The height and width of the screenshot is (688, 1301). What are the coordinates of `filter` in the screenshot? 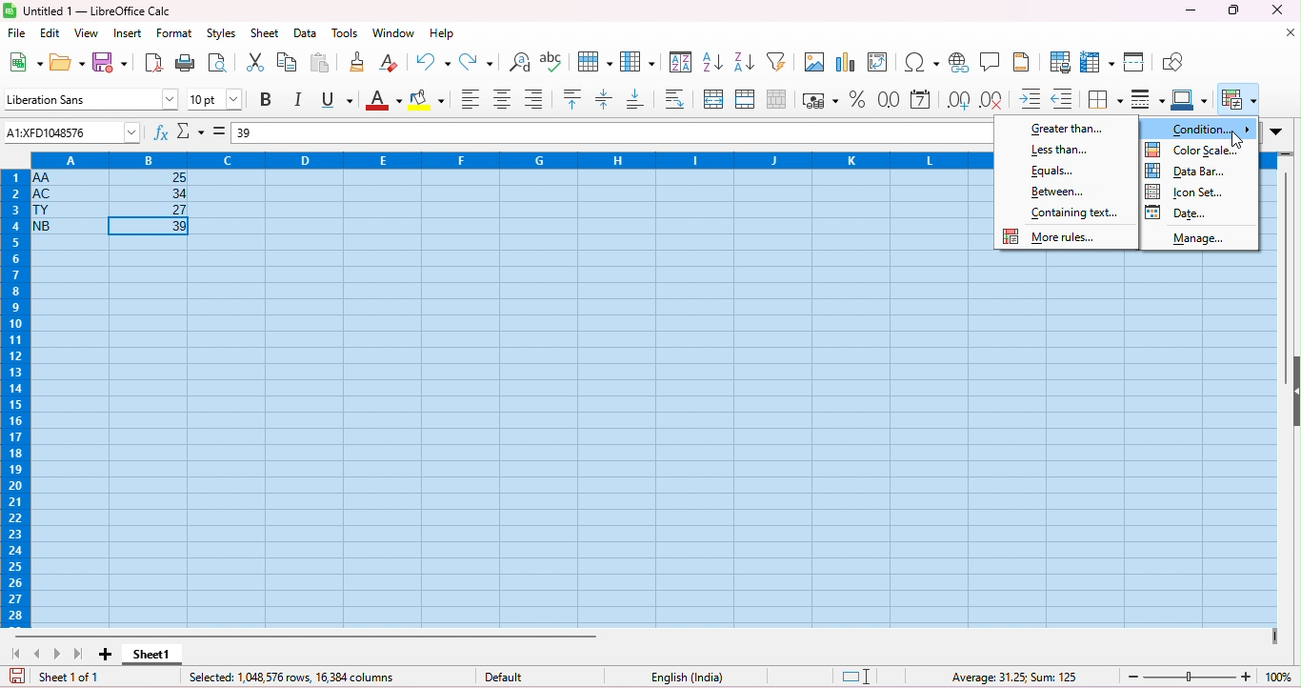 It's located at (780, 61).